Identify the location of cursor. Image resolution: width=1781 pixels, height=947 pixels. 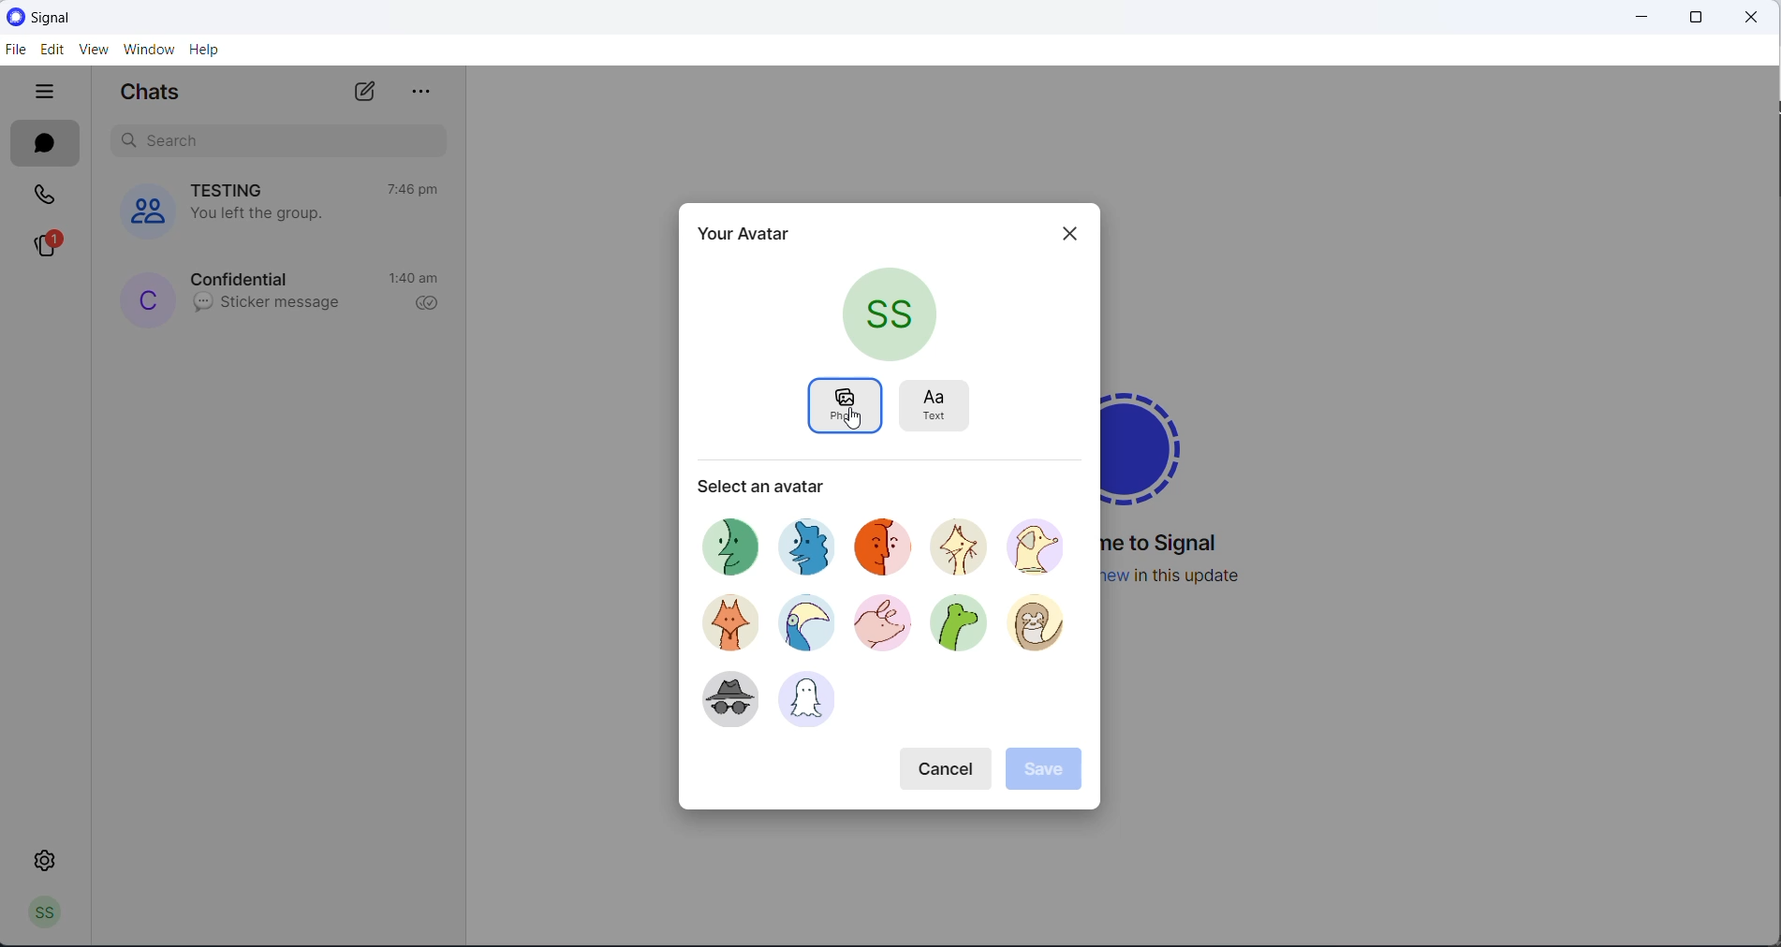
(850, 419).